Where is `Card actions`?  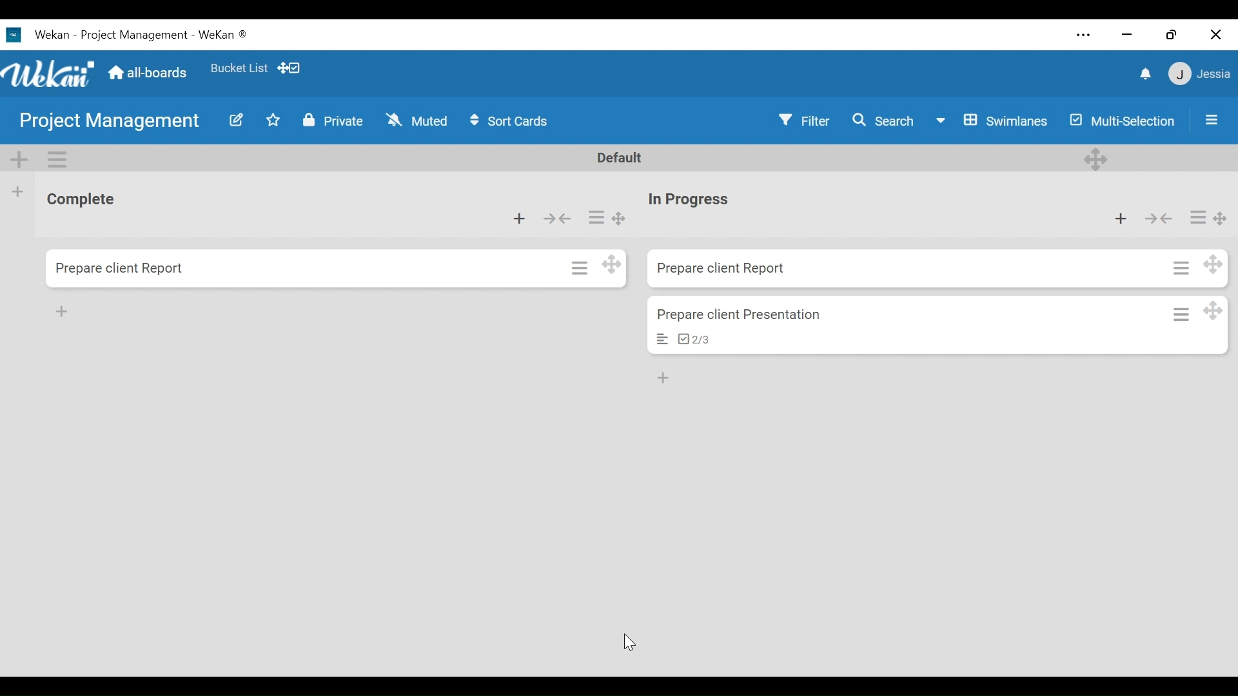
Card actions is located at coordinates (1183, 267).